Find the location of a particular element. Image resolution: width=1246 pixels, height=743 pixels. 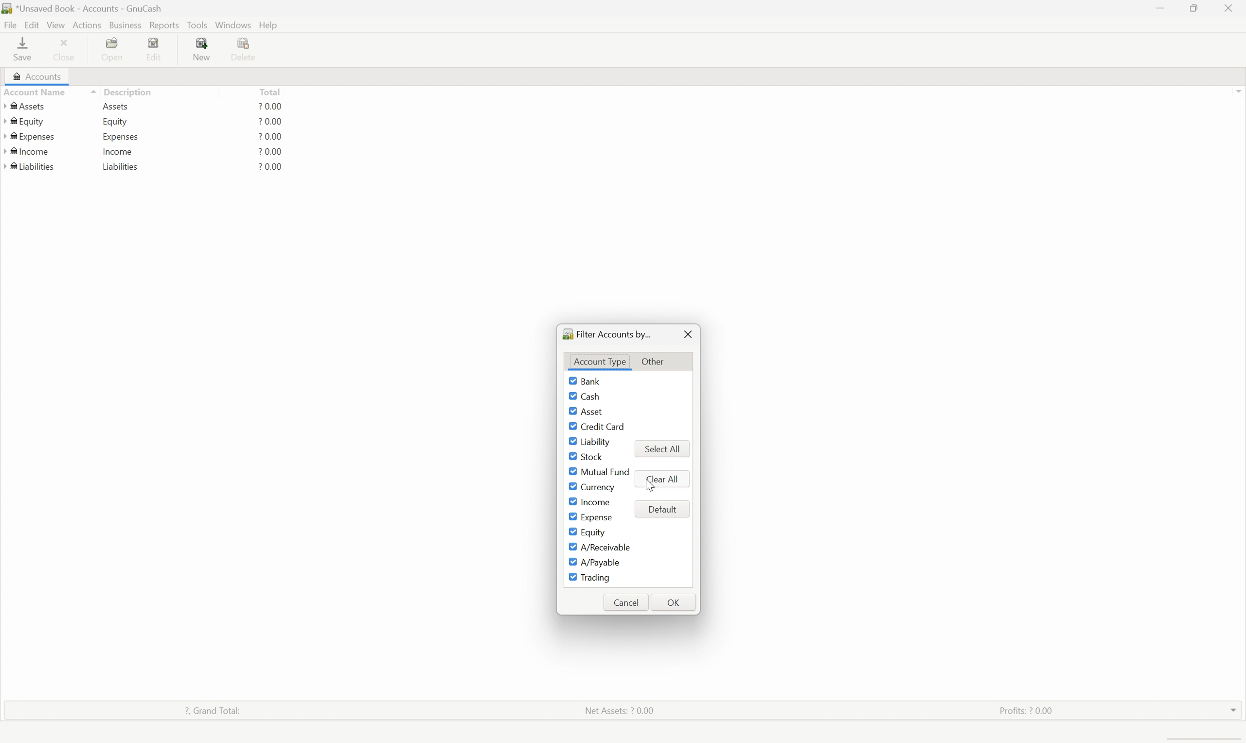

Close is located at coordinates (67, 48).